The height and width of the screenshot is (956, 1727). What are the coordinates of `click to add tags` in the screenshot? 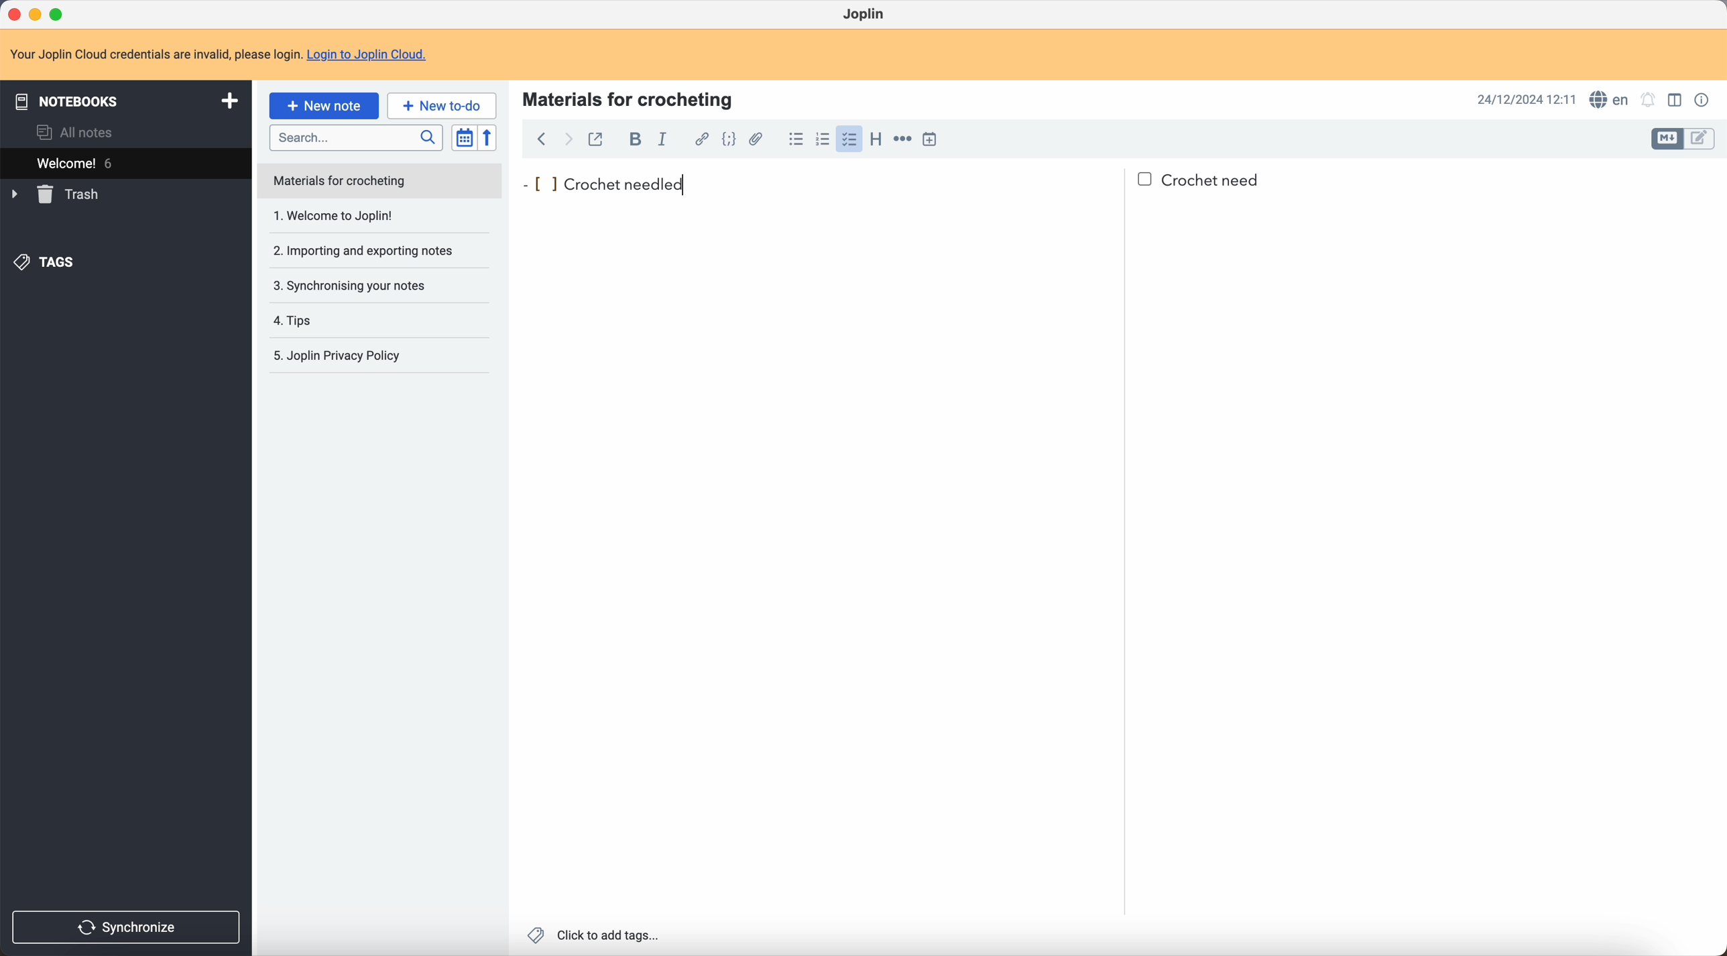 It's located at (596, 936).